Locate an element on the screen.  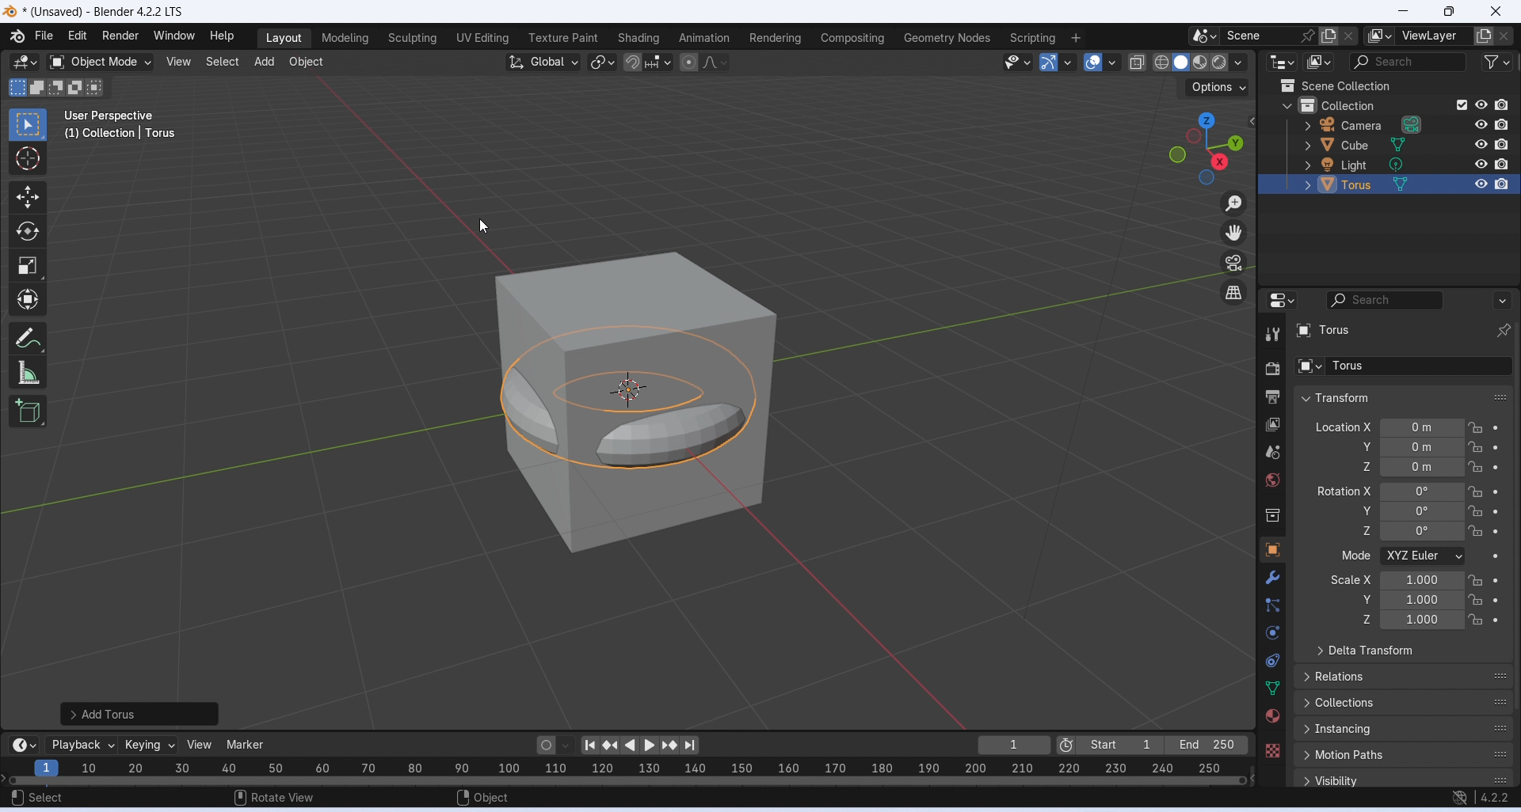
Scale  X is located at coordinates (1351, 579).